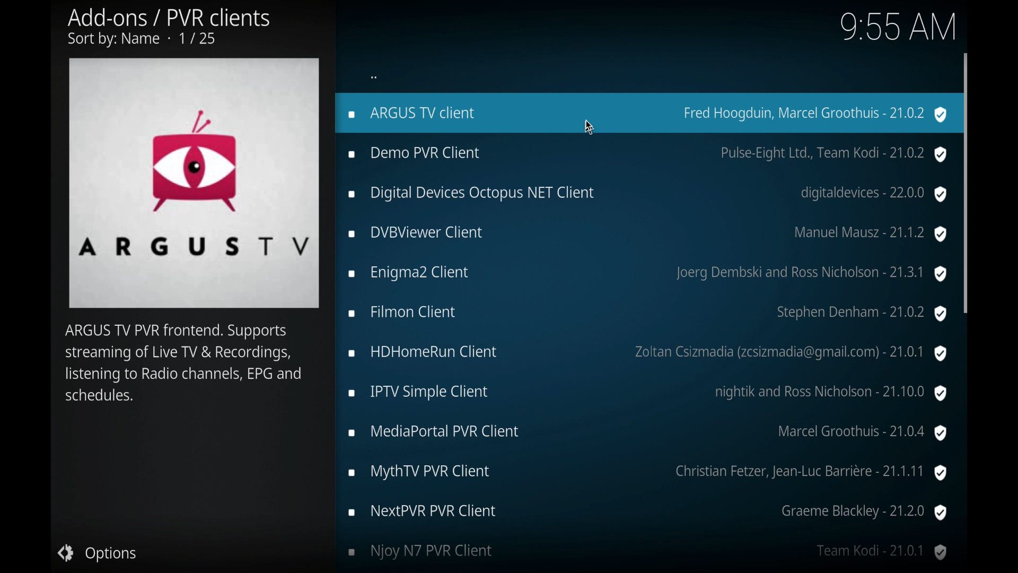 The image size is (1018, 573). What do you see at coordinates (184, 366) in the screenshot?
I see `ARGUS TV PVR frontend. Supports
streaming of Live TV & Recordings,
listening to Radio channels, EPG and
schedules.` at bounding box center [184, 366].